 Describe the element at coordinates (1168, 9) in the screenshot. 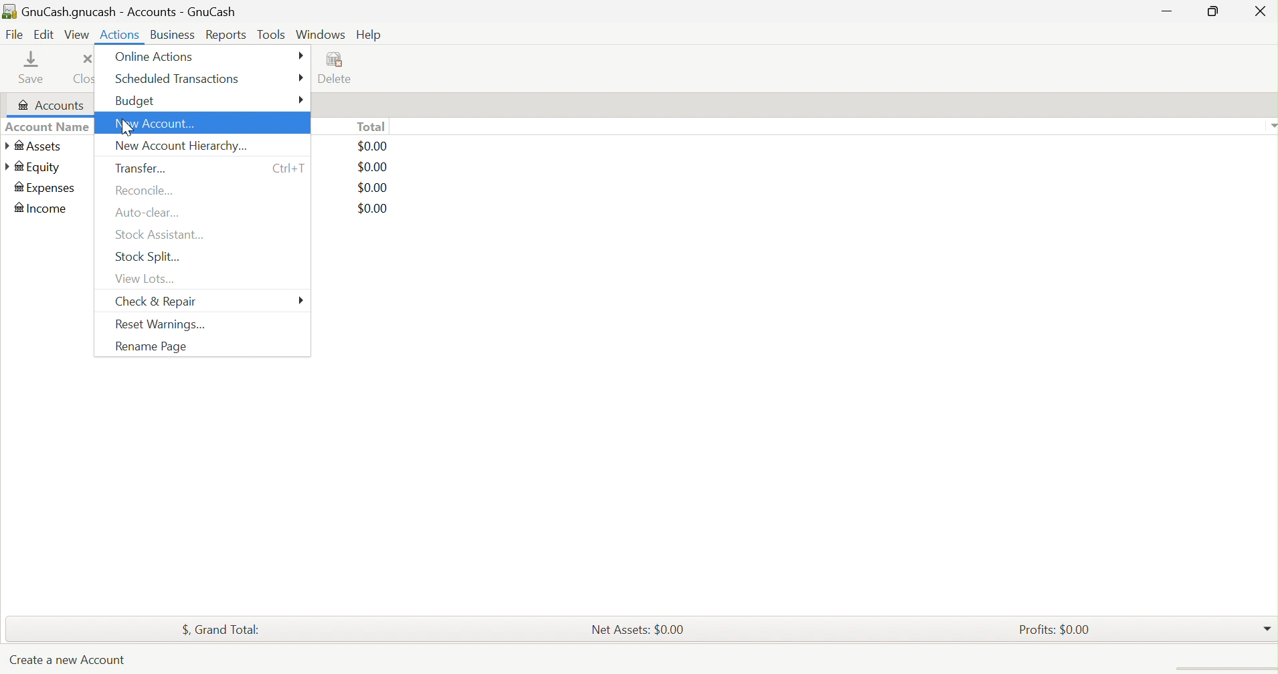

I see `Minimize` at that location.